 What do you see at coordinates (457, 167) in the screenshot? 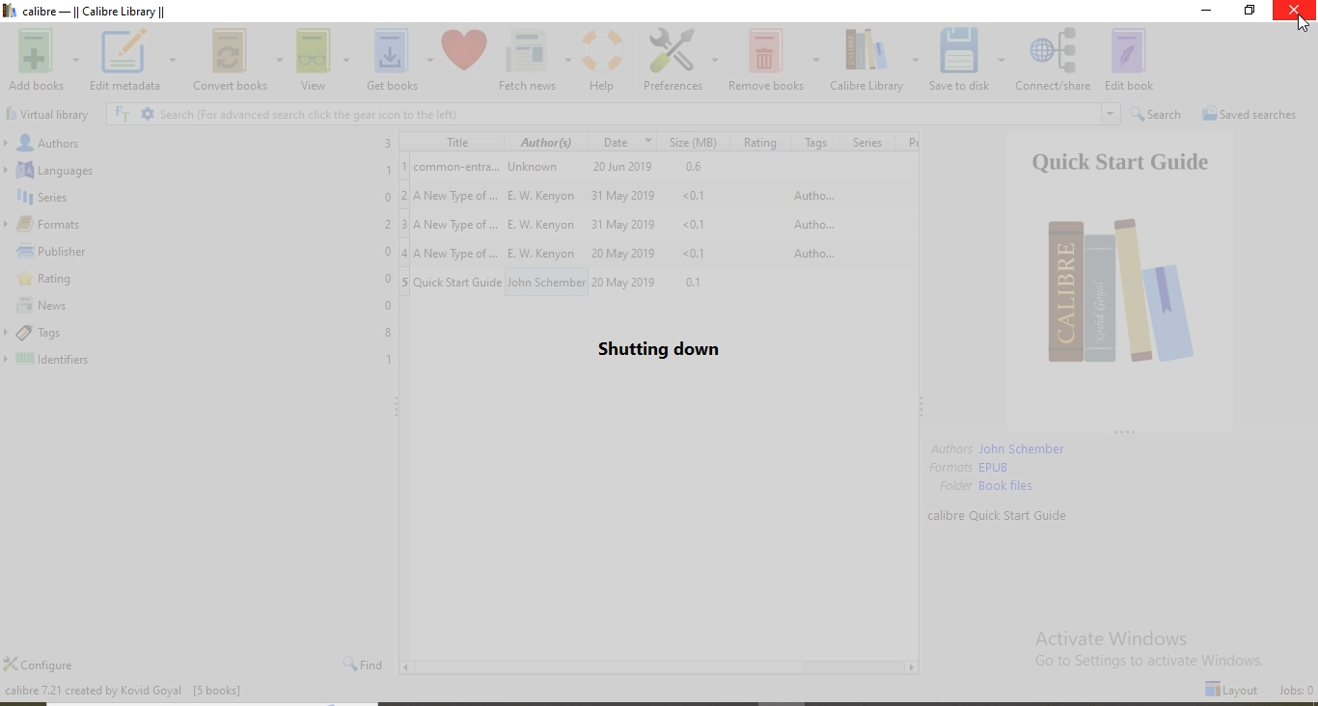
I see `common-entra...` at bounding box center [457, 167].